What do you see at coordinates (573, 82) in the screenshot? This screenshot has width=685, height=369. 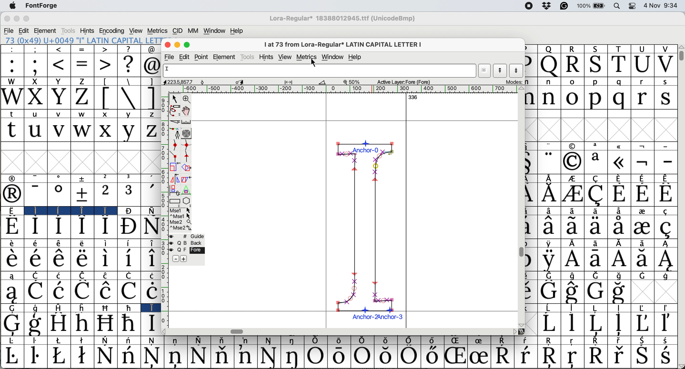 I see `o` at bounding box center [573, 82].